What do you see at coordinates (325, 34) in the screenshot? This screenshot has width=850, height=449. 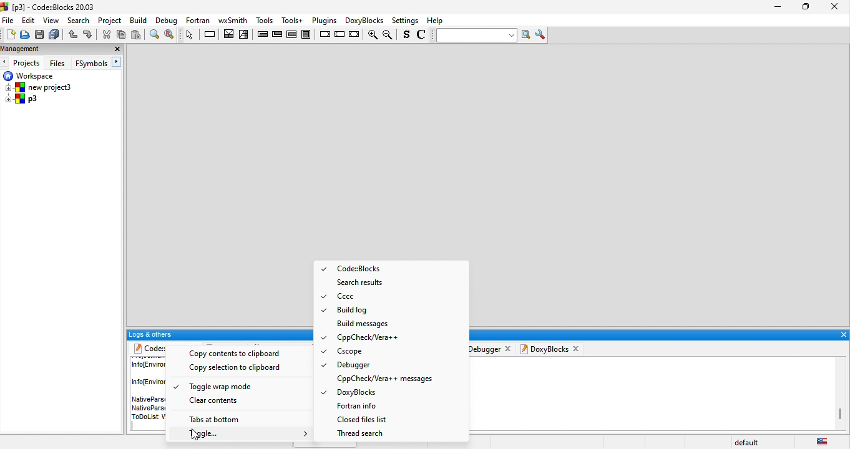 I see `break instruction` at bounding box center [325, 34].